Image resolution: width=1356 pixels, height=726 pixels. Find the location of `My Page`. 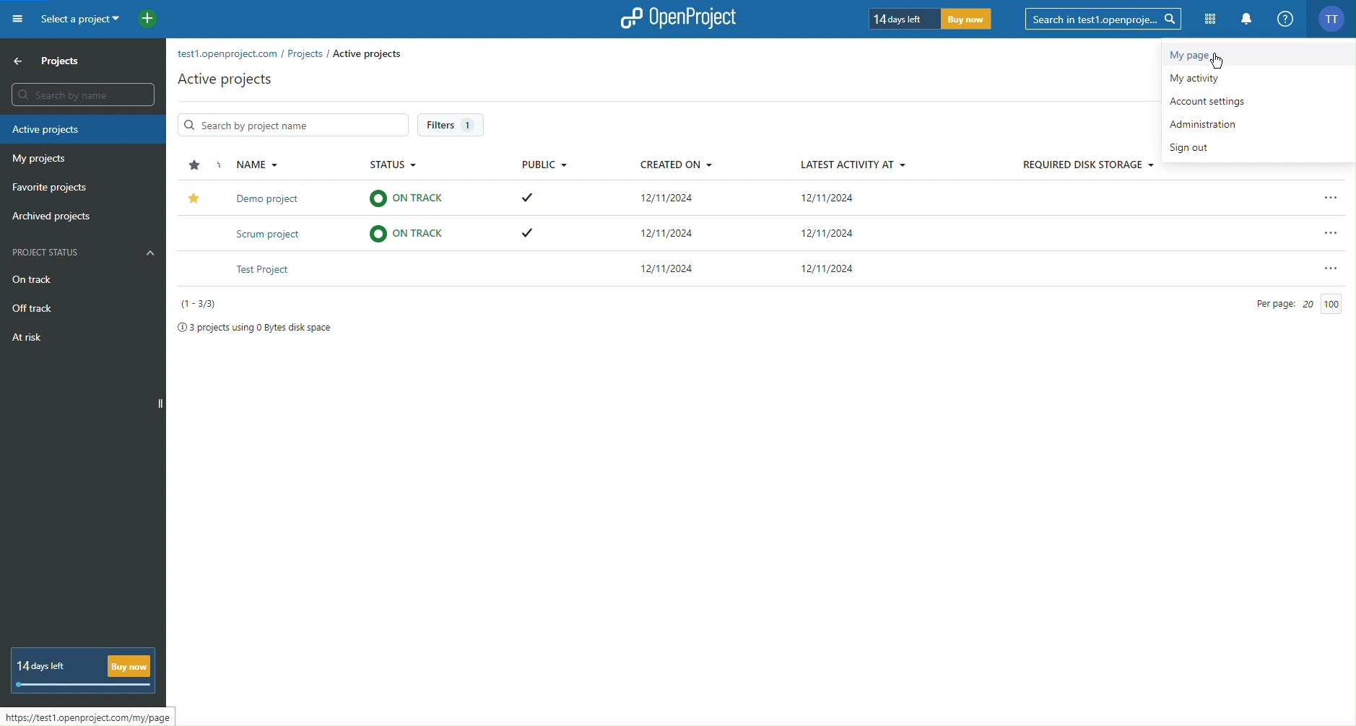

My Page is located at coordinates (1206, 51).